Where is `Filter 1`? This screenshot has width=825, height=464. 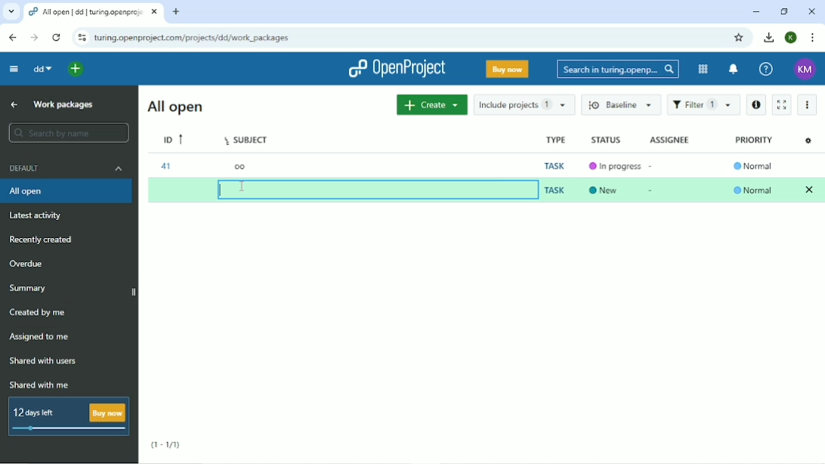 Filter 1 is located at coordinates (703, 105).